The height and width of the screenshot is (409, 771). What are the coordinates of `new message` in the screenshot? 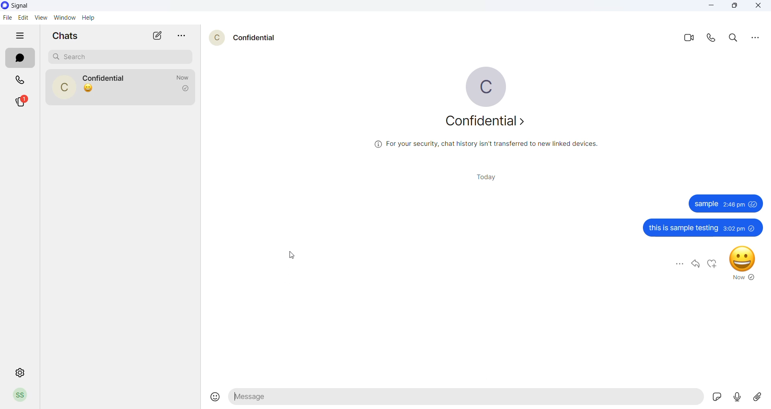 It's located at (159, 35).